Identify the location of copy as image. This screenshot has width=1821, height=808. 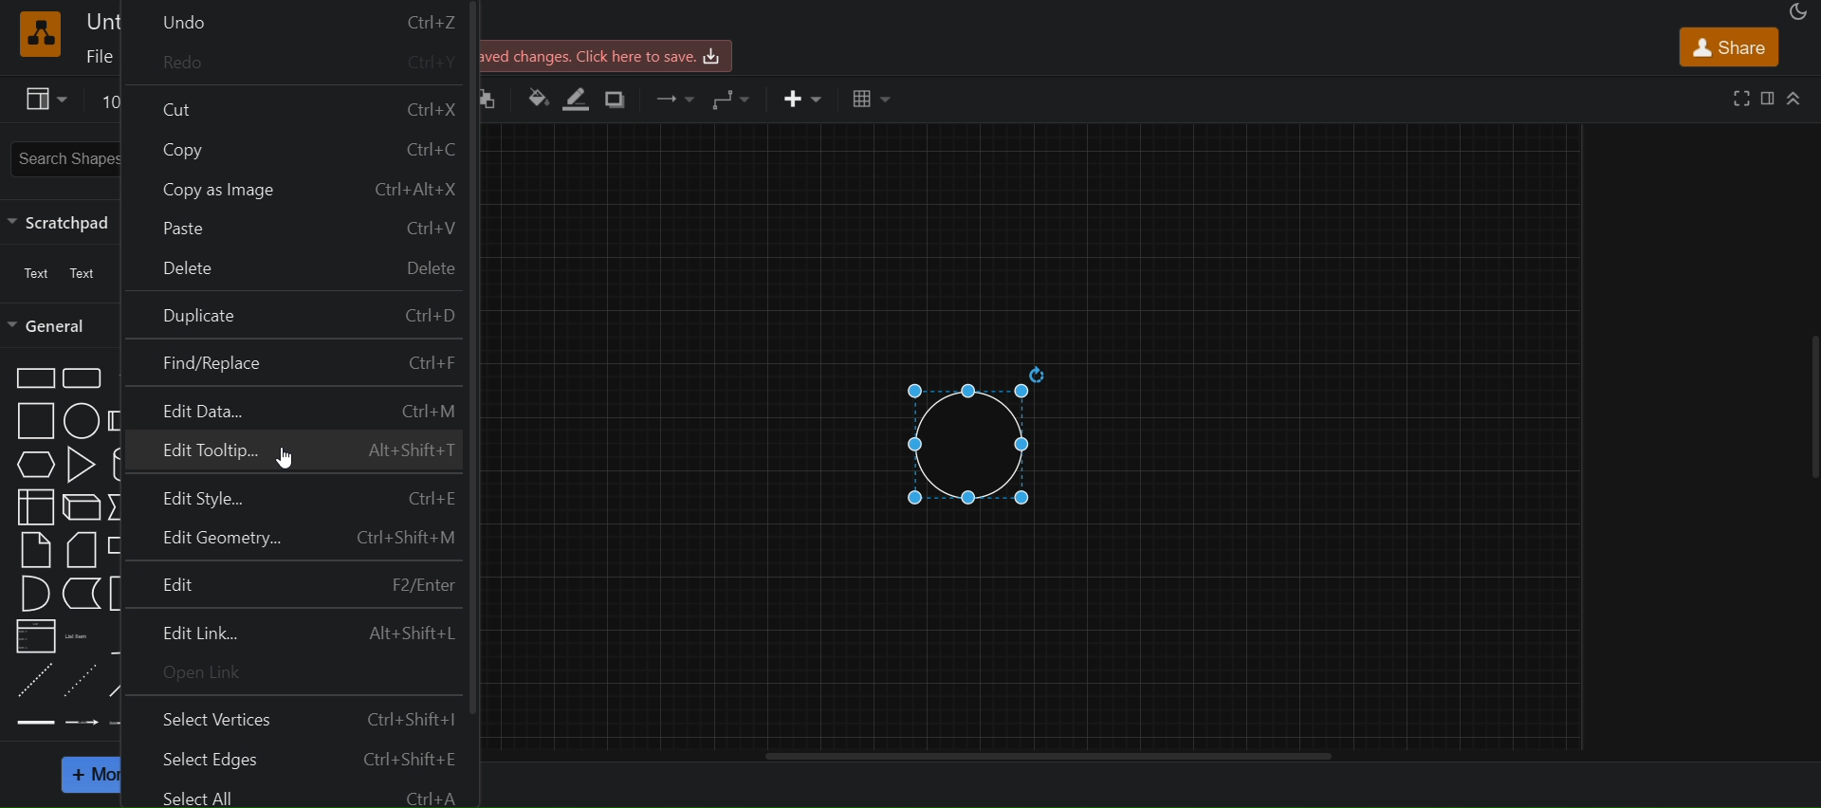
(299, 185).